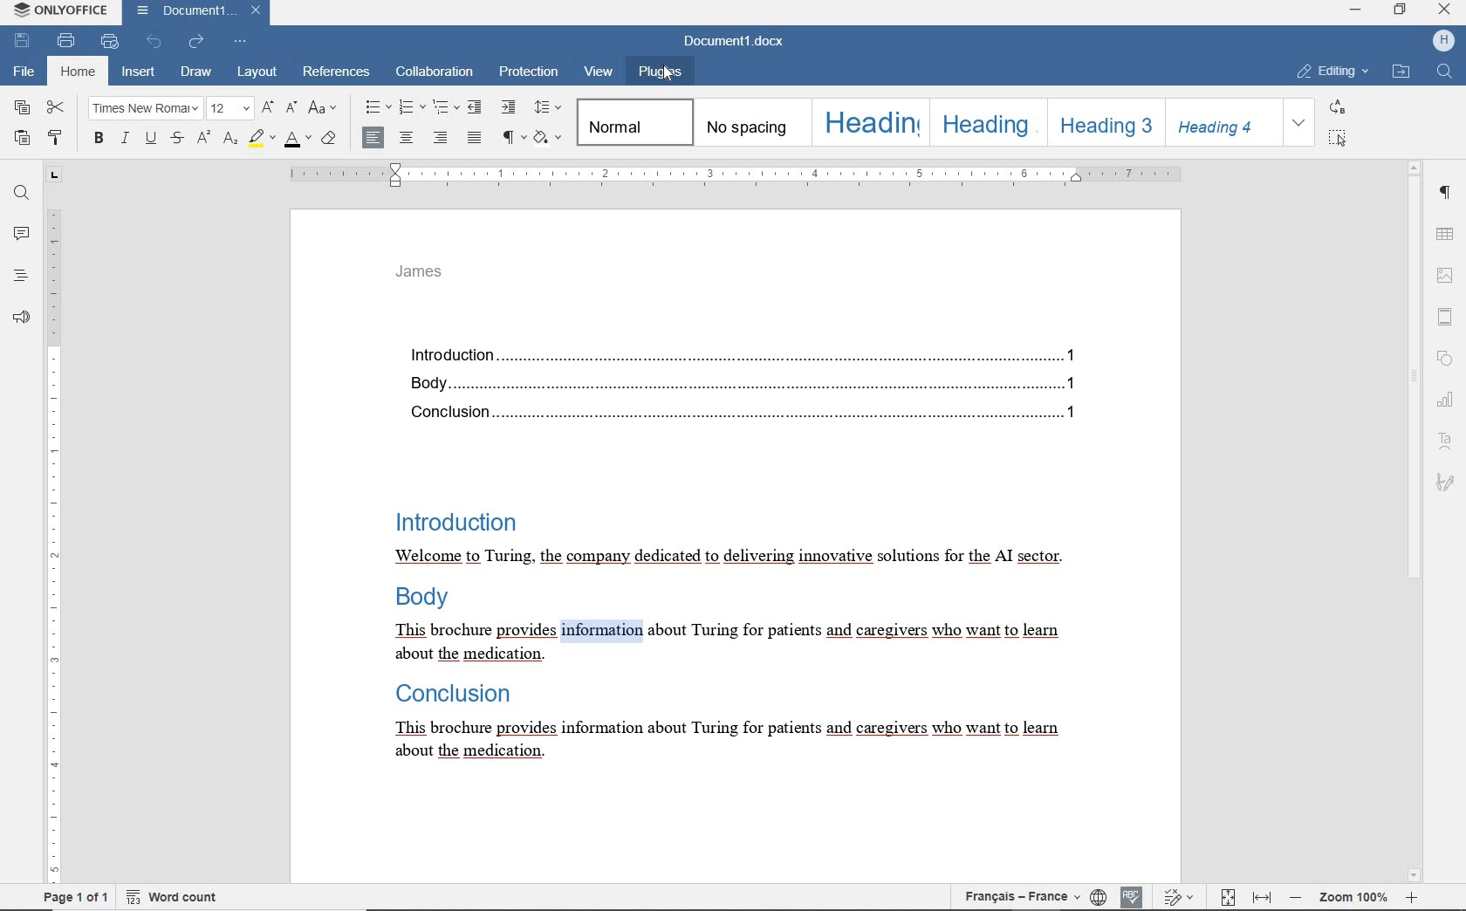 Image resolution: width=1466 pixels, height=911 pixels. What do you see at coordinates (599, 75) in the screenshot?
I see `VIEW` at bounding box center [599, 75].